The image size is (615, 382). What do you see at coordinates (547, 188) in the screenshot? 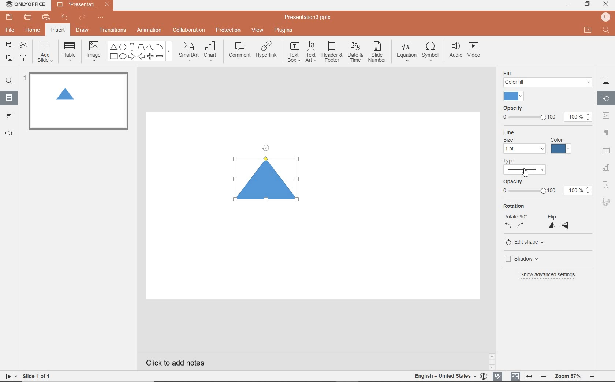
I see `opacity` at bounding box center [547, 188].